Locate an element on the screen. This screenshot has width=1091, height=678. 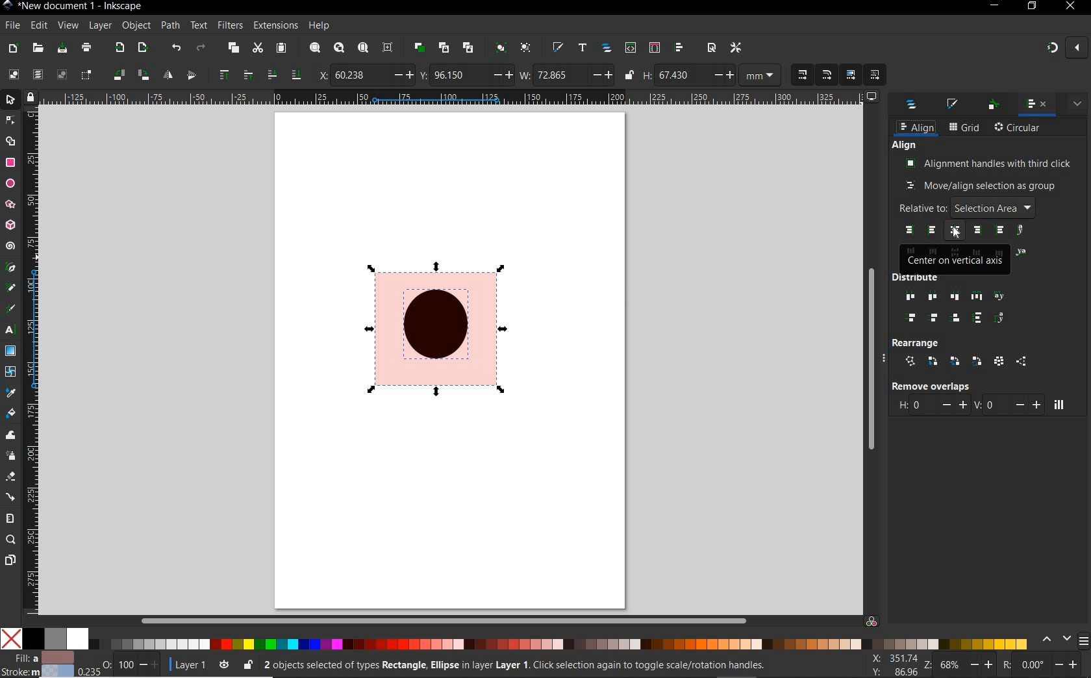
align is located at coordinates (905, 145).